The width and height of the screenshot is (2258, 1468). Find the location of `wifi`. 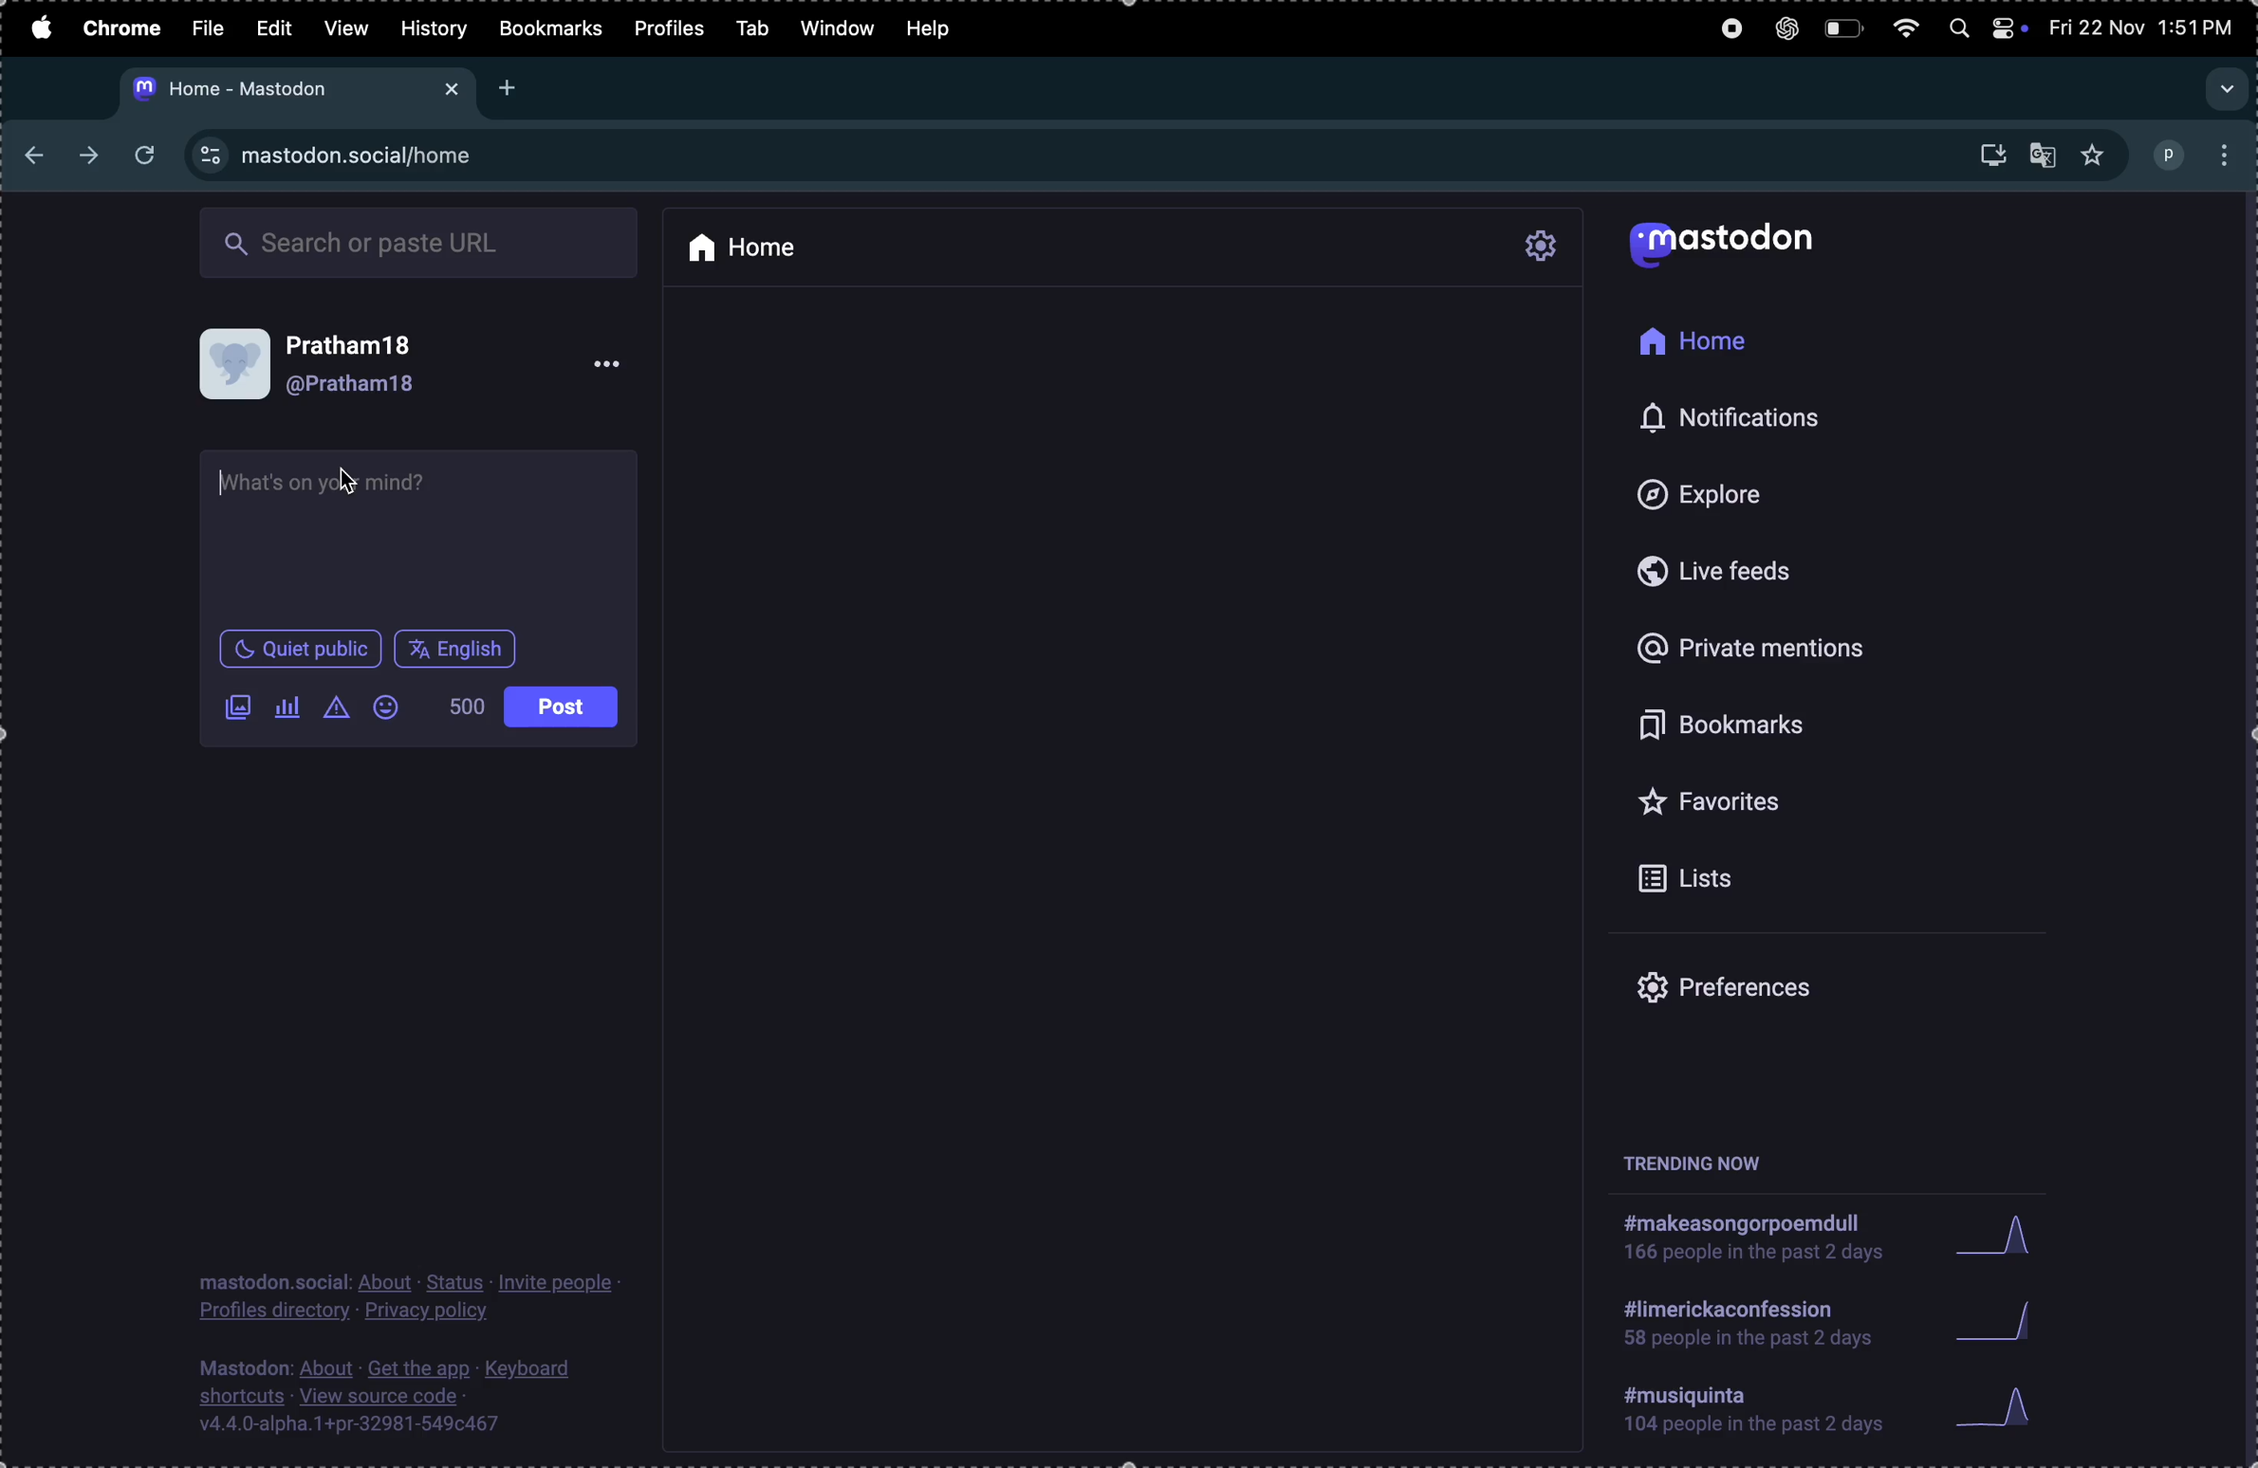

wifi is located at coordinates (1903, 28).